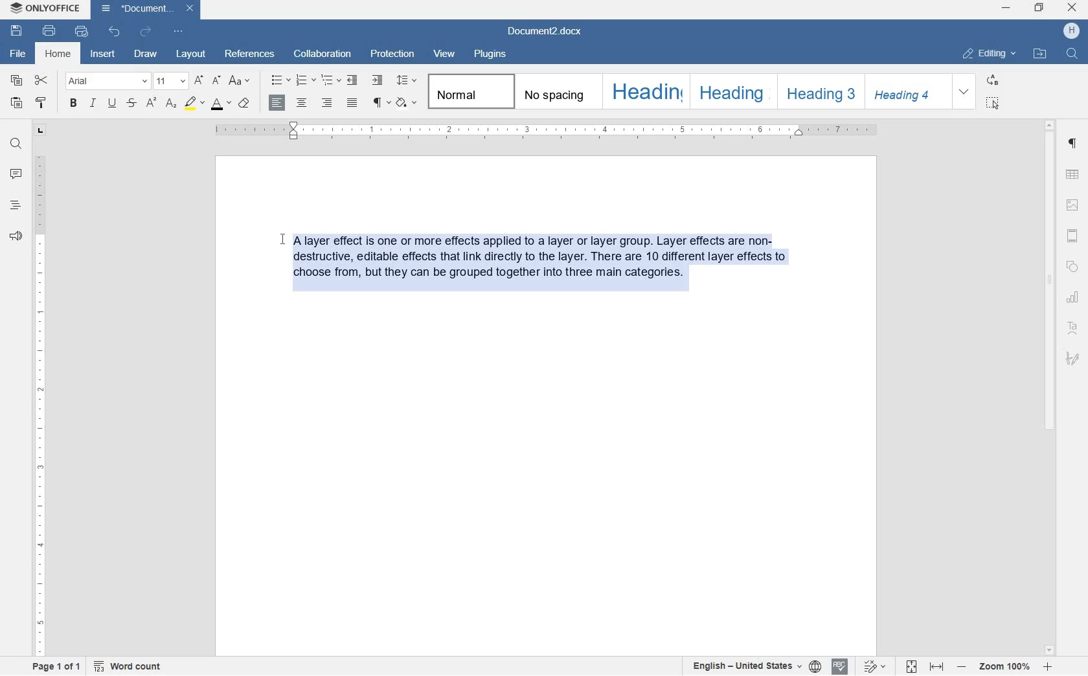 This screenshot has height=676, width=1088. I want to click on zoom in or zoom out, so click(1004, 667).